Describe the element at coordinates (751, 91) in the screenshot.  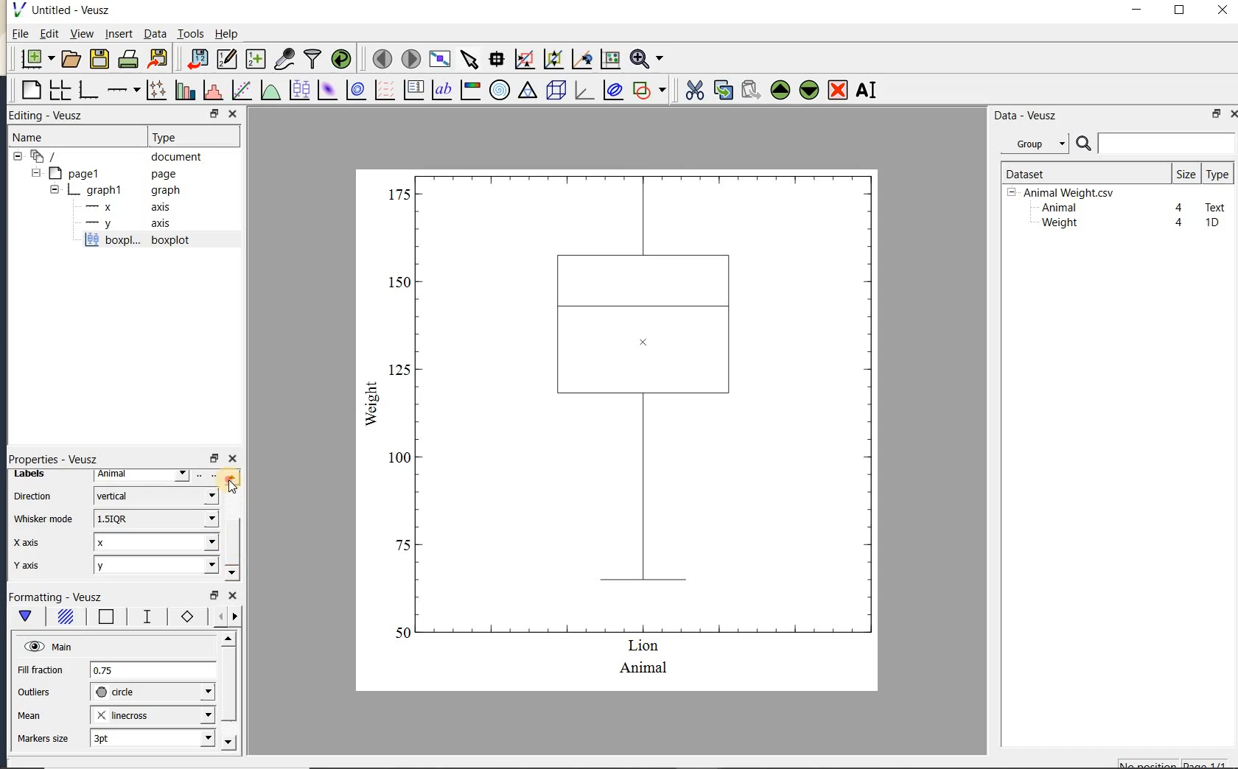
I see `paste widget from the clipboard` at that location.